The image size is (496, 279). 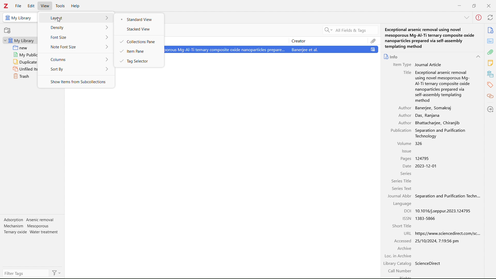 I want to click on 25/10/2024, 7:19:56 pm, so click(x=438, y=241).